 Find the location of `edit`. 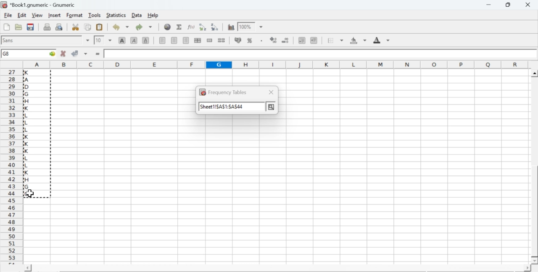

edit is located at coordinates (22, 15).